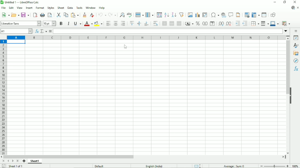 This screenshot has width=300, height=168. What do you see at coordinates (212, 24) in the screenshot?
I see `Format as date` at bounding box center [212, 24].